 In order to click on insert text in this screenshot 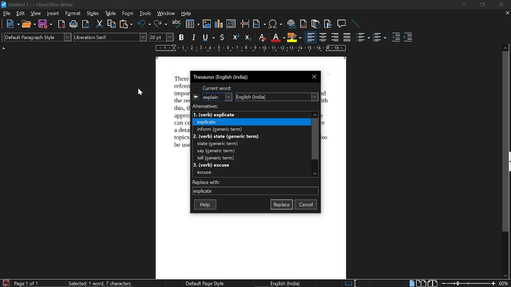, I will do `click(231, 24)`.